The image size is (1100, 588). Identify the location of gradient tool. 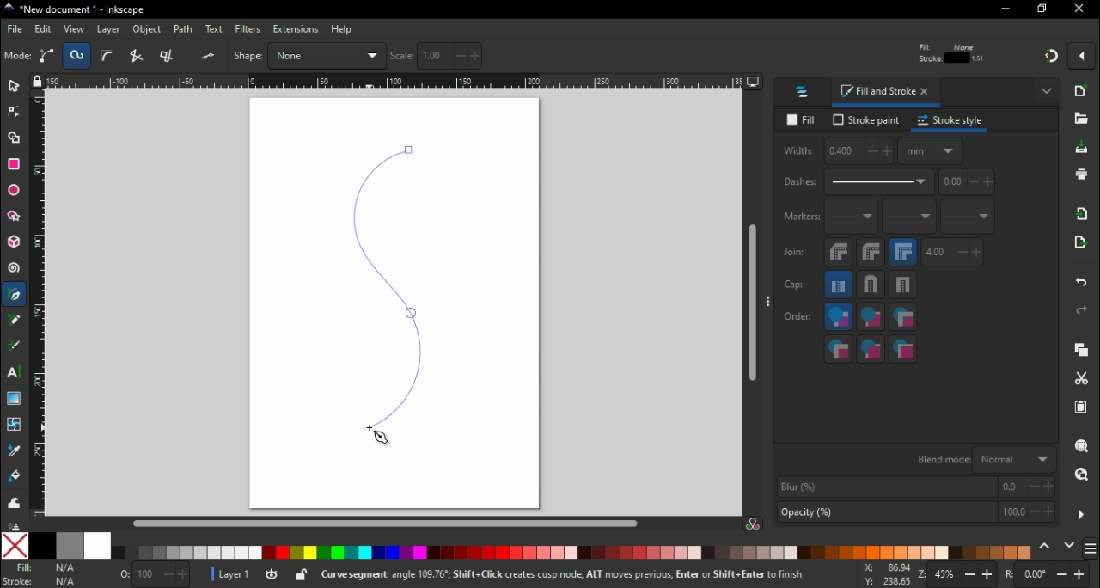
(15, 399).